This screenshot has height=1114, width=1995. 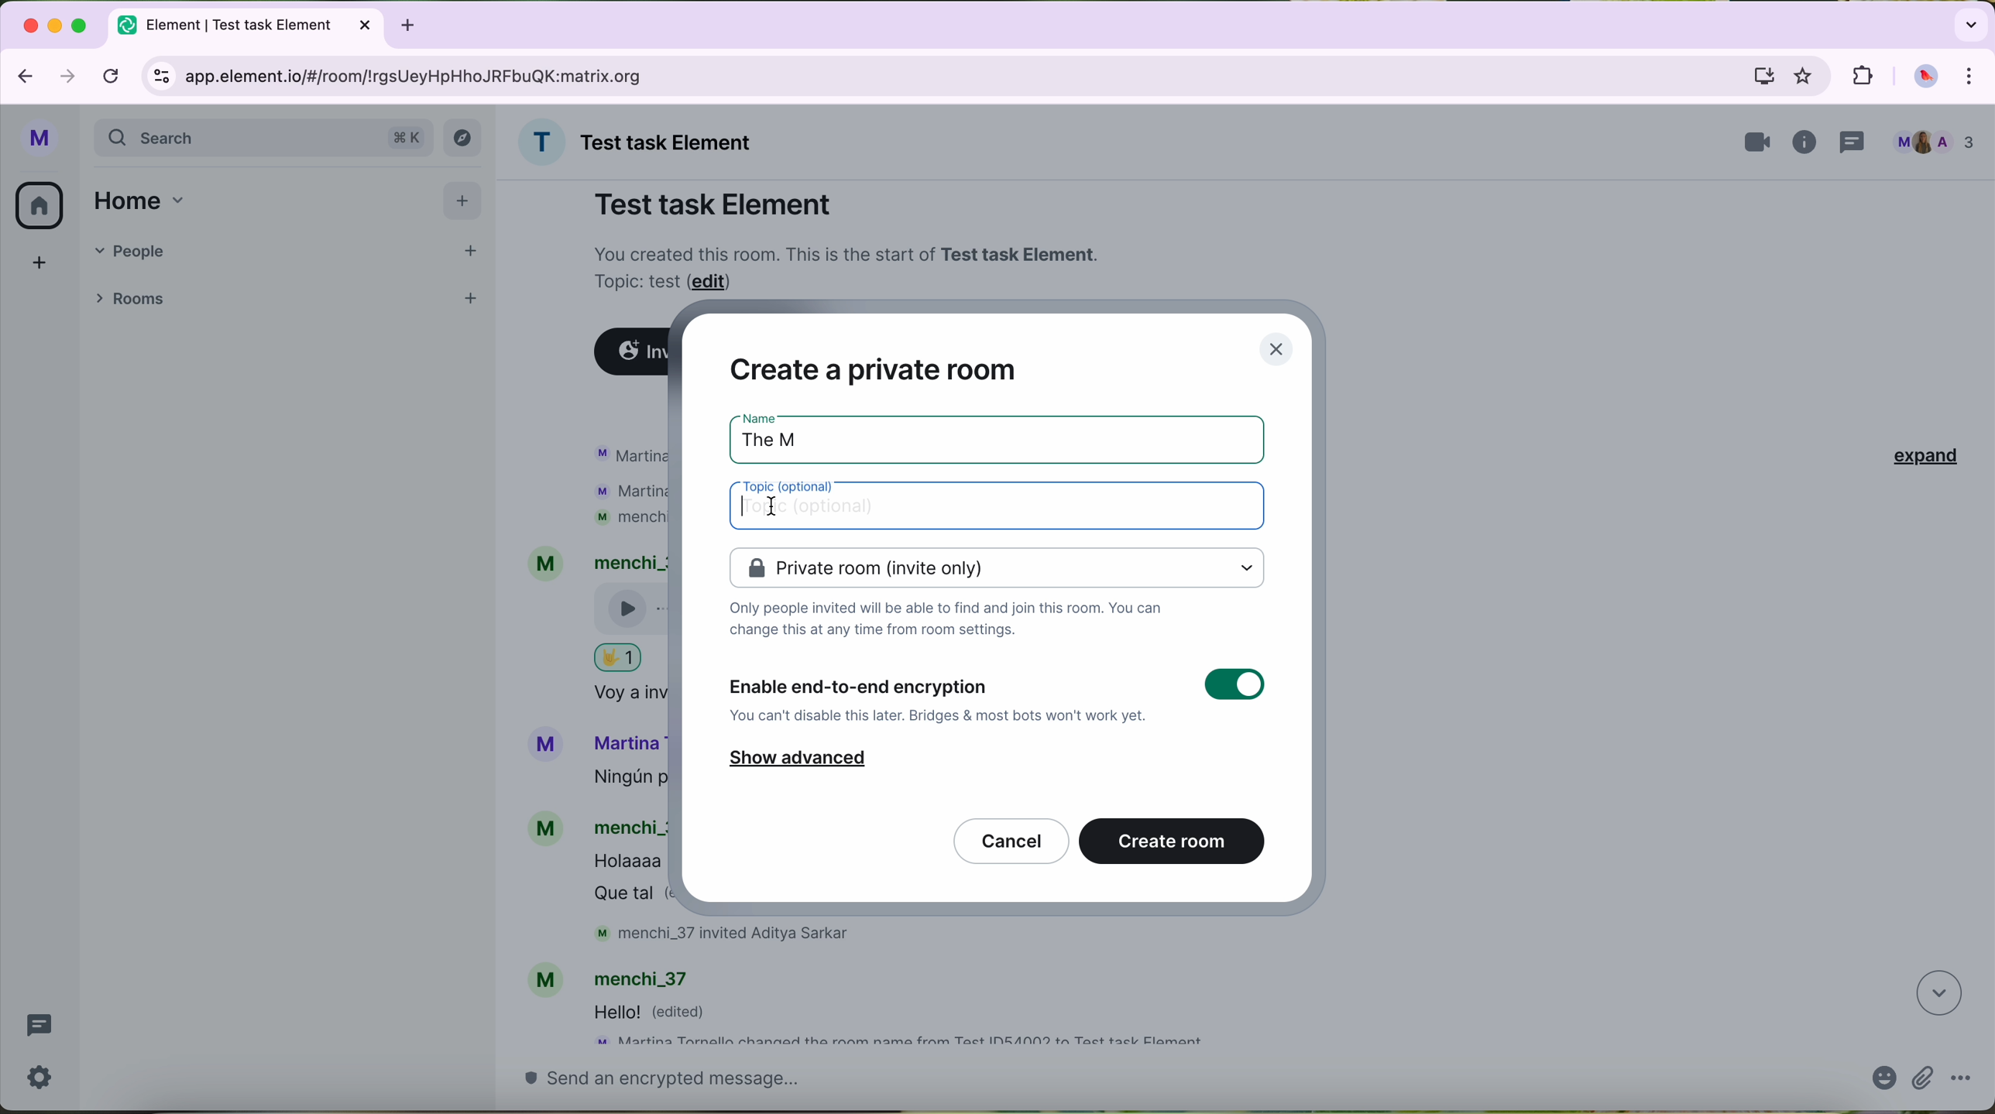 What do you see at coordinates (21, 72) in the screenshot?
I see `navigate back` at bounding box center [21, 72].